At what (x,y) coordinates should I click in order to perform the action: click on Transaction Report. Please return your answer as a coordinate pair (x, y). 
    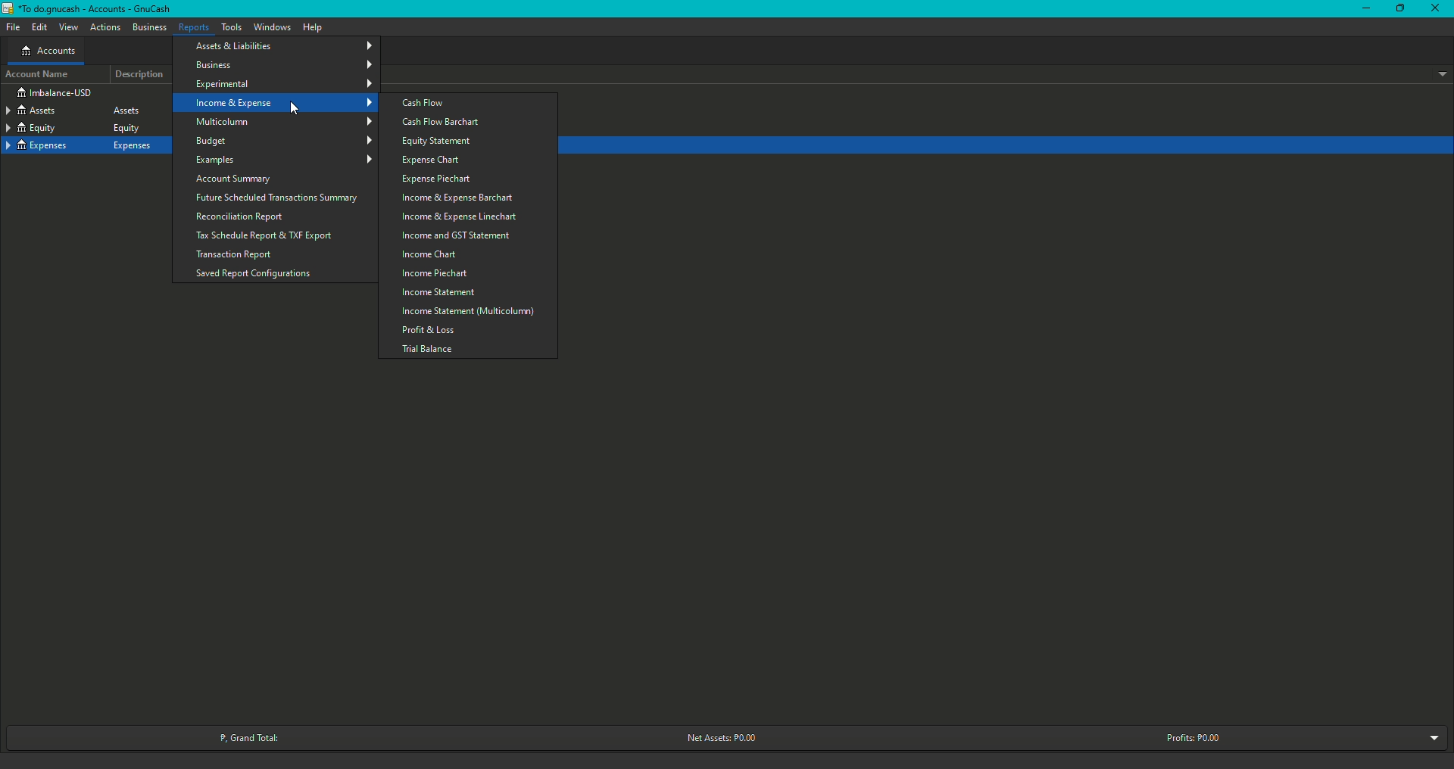
    Looking at the image, I should click on (235, 254).